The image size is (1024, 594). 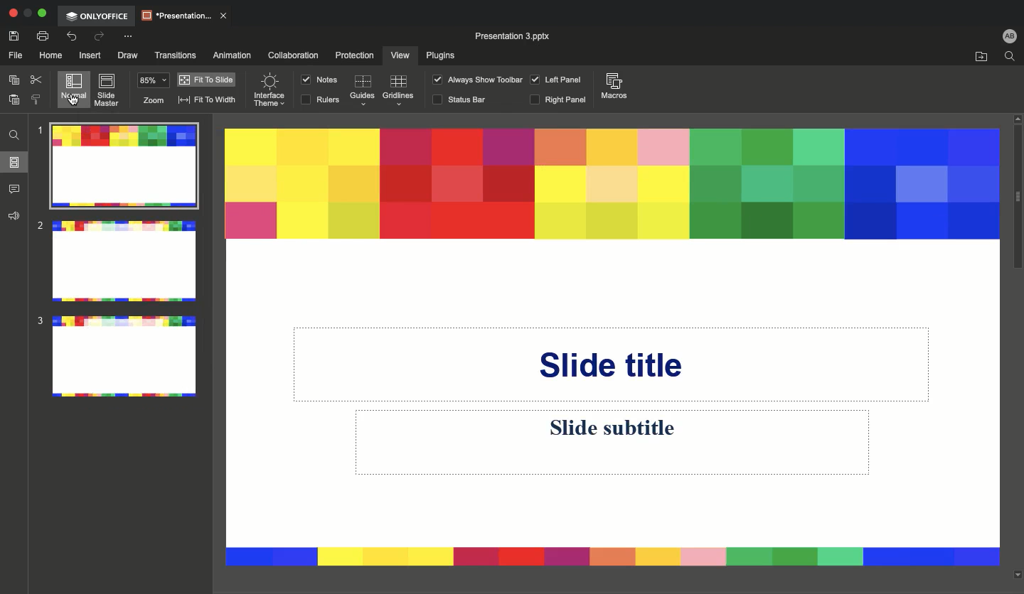 I want to click on Macros, so click(x=614, y=87).